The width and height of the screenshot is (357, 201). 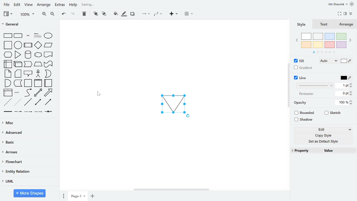 I want to click on extras, so click(x=60, y=5).